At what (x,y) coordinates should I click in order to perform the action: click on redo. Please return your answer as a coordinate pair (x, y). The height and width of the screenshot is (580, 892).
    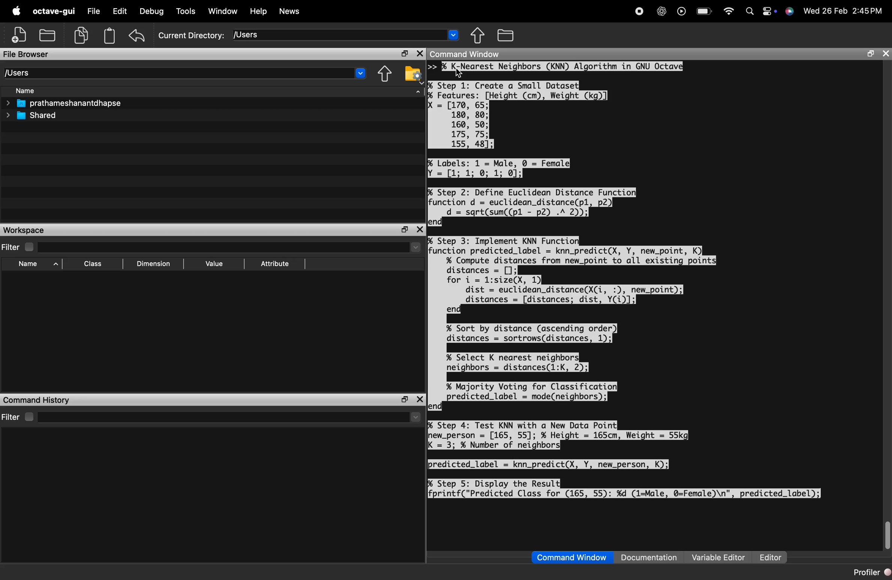
    Looking at the image, I should click on (139, 35).